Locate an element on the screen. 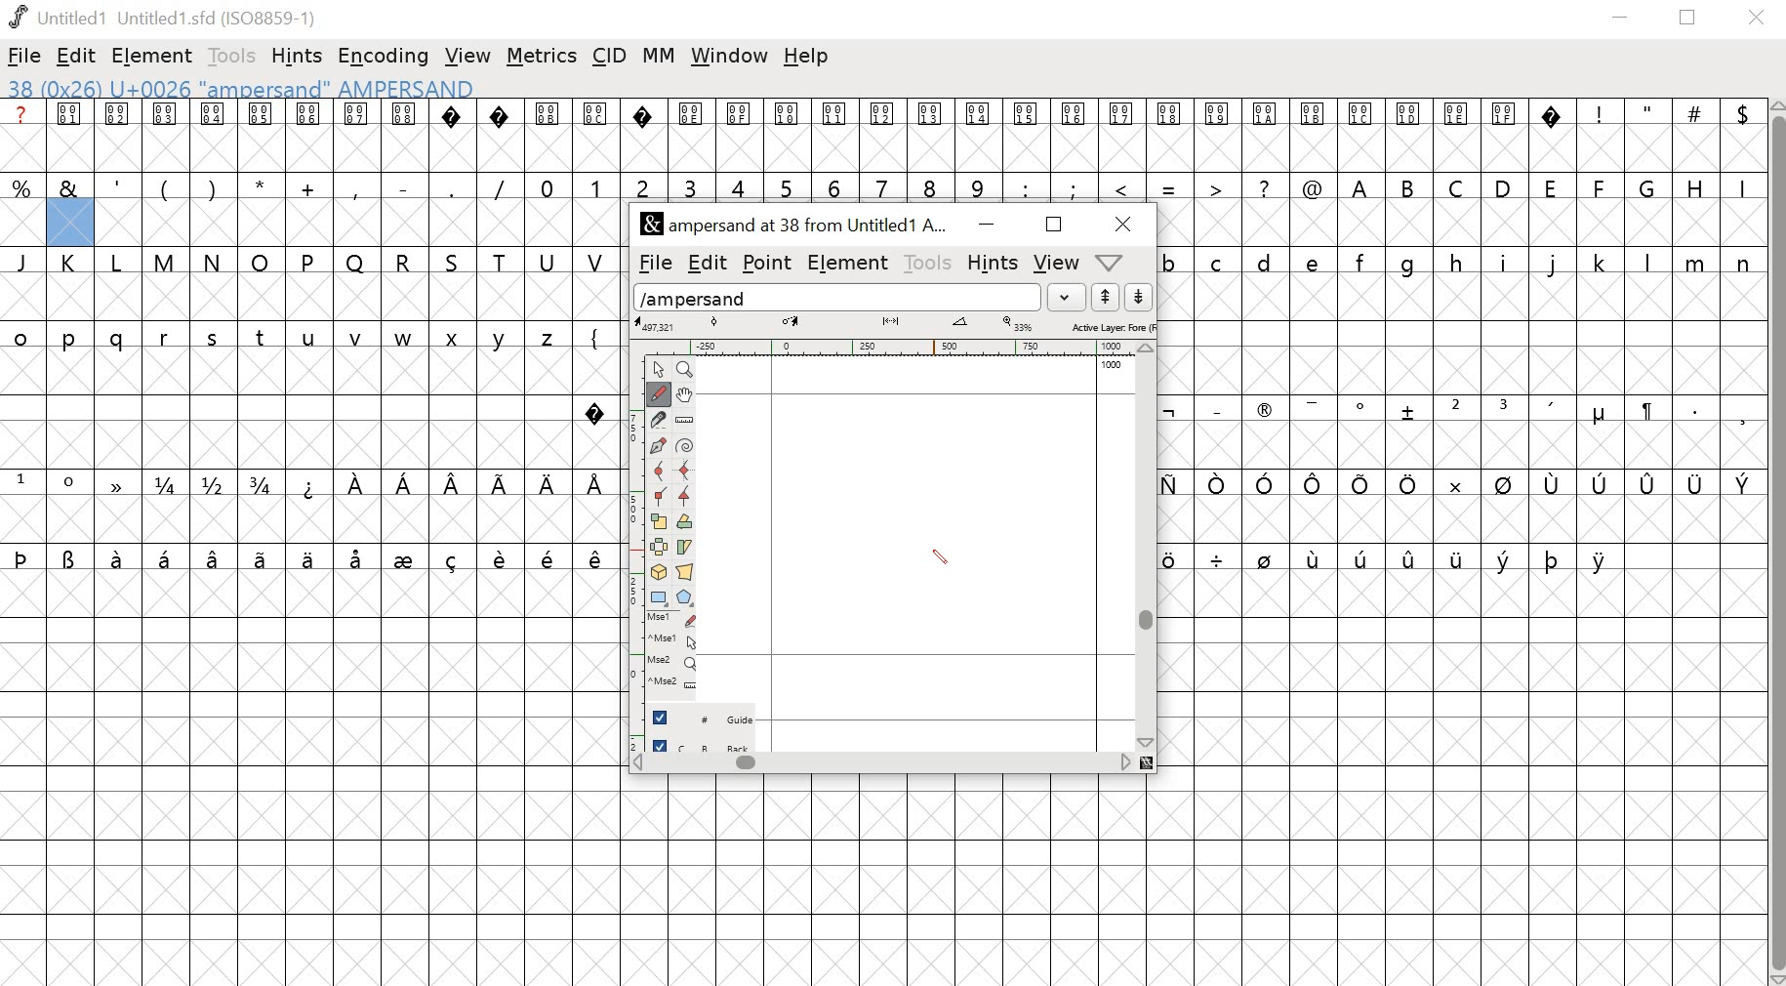 The height and width of the screenshot is (986, 1786). : is located at coordinates (1024, 187).